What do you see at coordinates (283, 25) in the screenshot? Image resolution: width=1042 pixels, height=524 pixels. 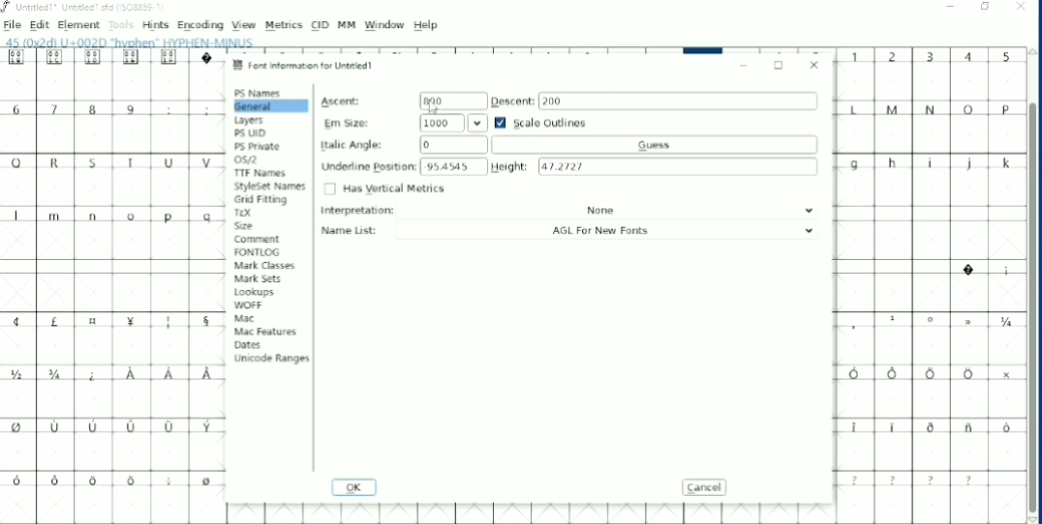 I see `Metrics` at bounding box center [283, 25].